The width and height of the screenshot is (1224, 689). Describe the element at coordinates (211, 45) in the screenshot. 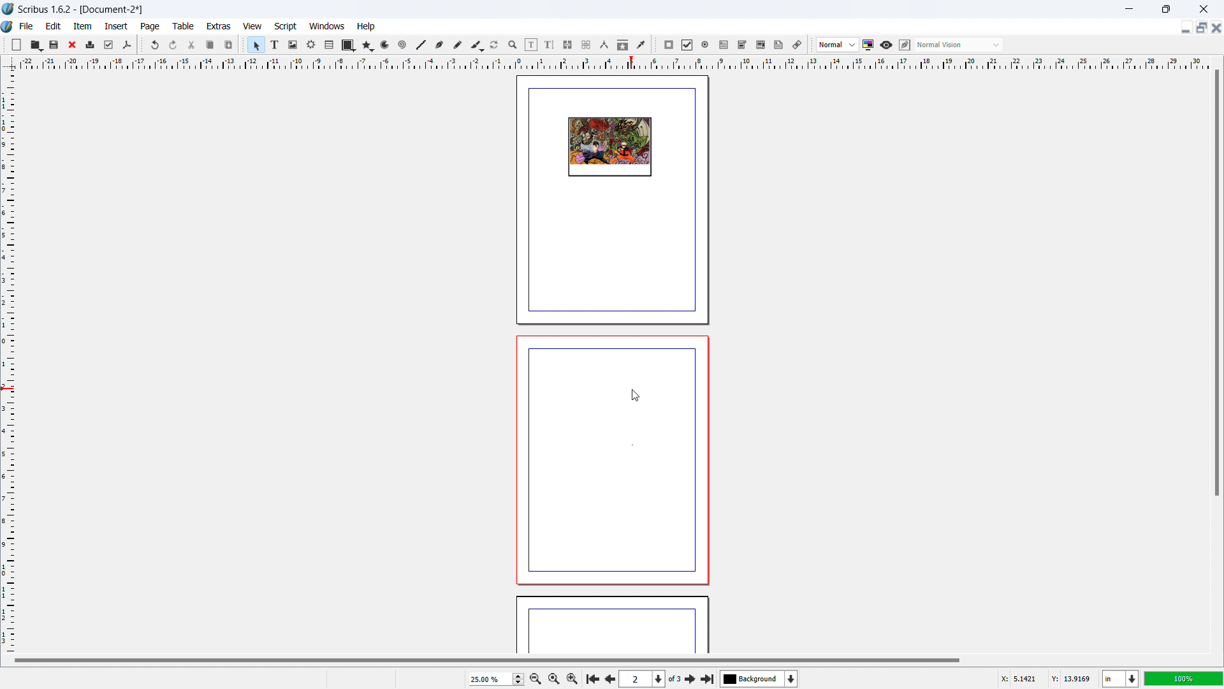

I see `copy` at that location.